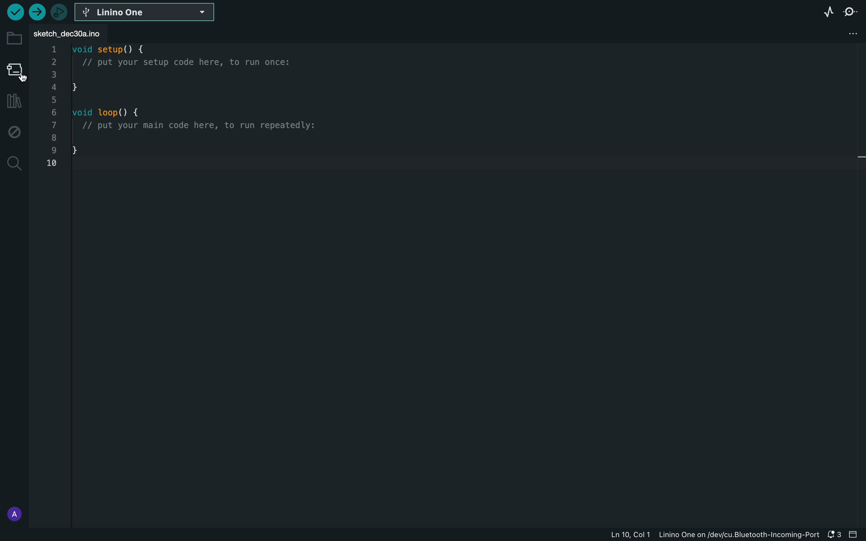  Describe the element at coordinates (13, 102) in the screenshot. I see `library manager` at that location.